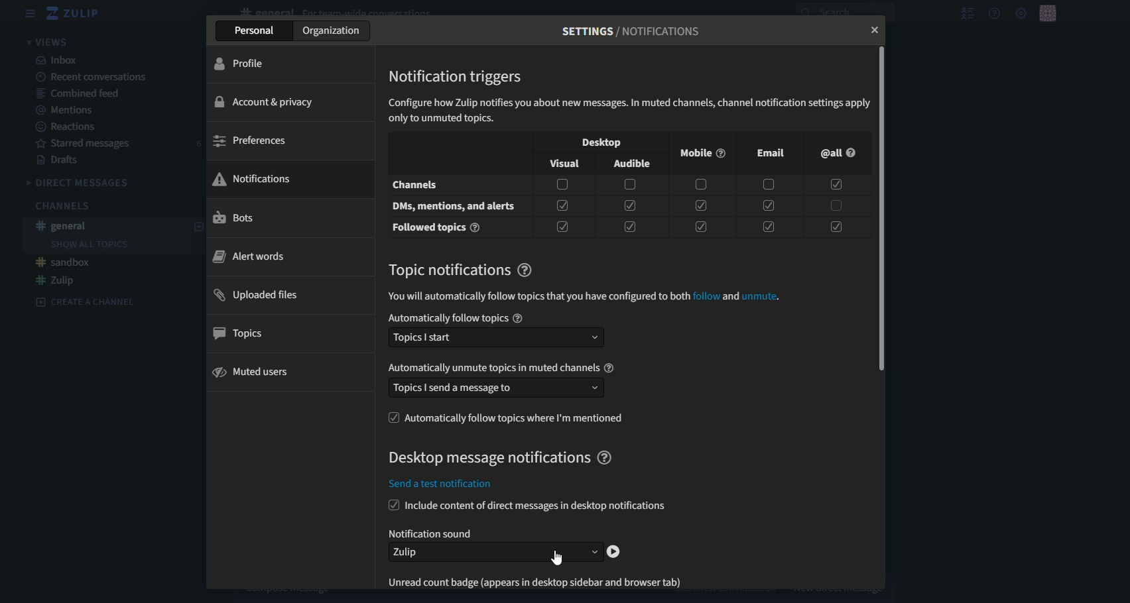 This screenshot has height=603, width=1130. Describe the element at coordinates (768, 186) in the screenshot. I see `checkbox` at that location.